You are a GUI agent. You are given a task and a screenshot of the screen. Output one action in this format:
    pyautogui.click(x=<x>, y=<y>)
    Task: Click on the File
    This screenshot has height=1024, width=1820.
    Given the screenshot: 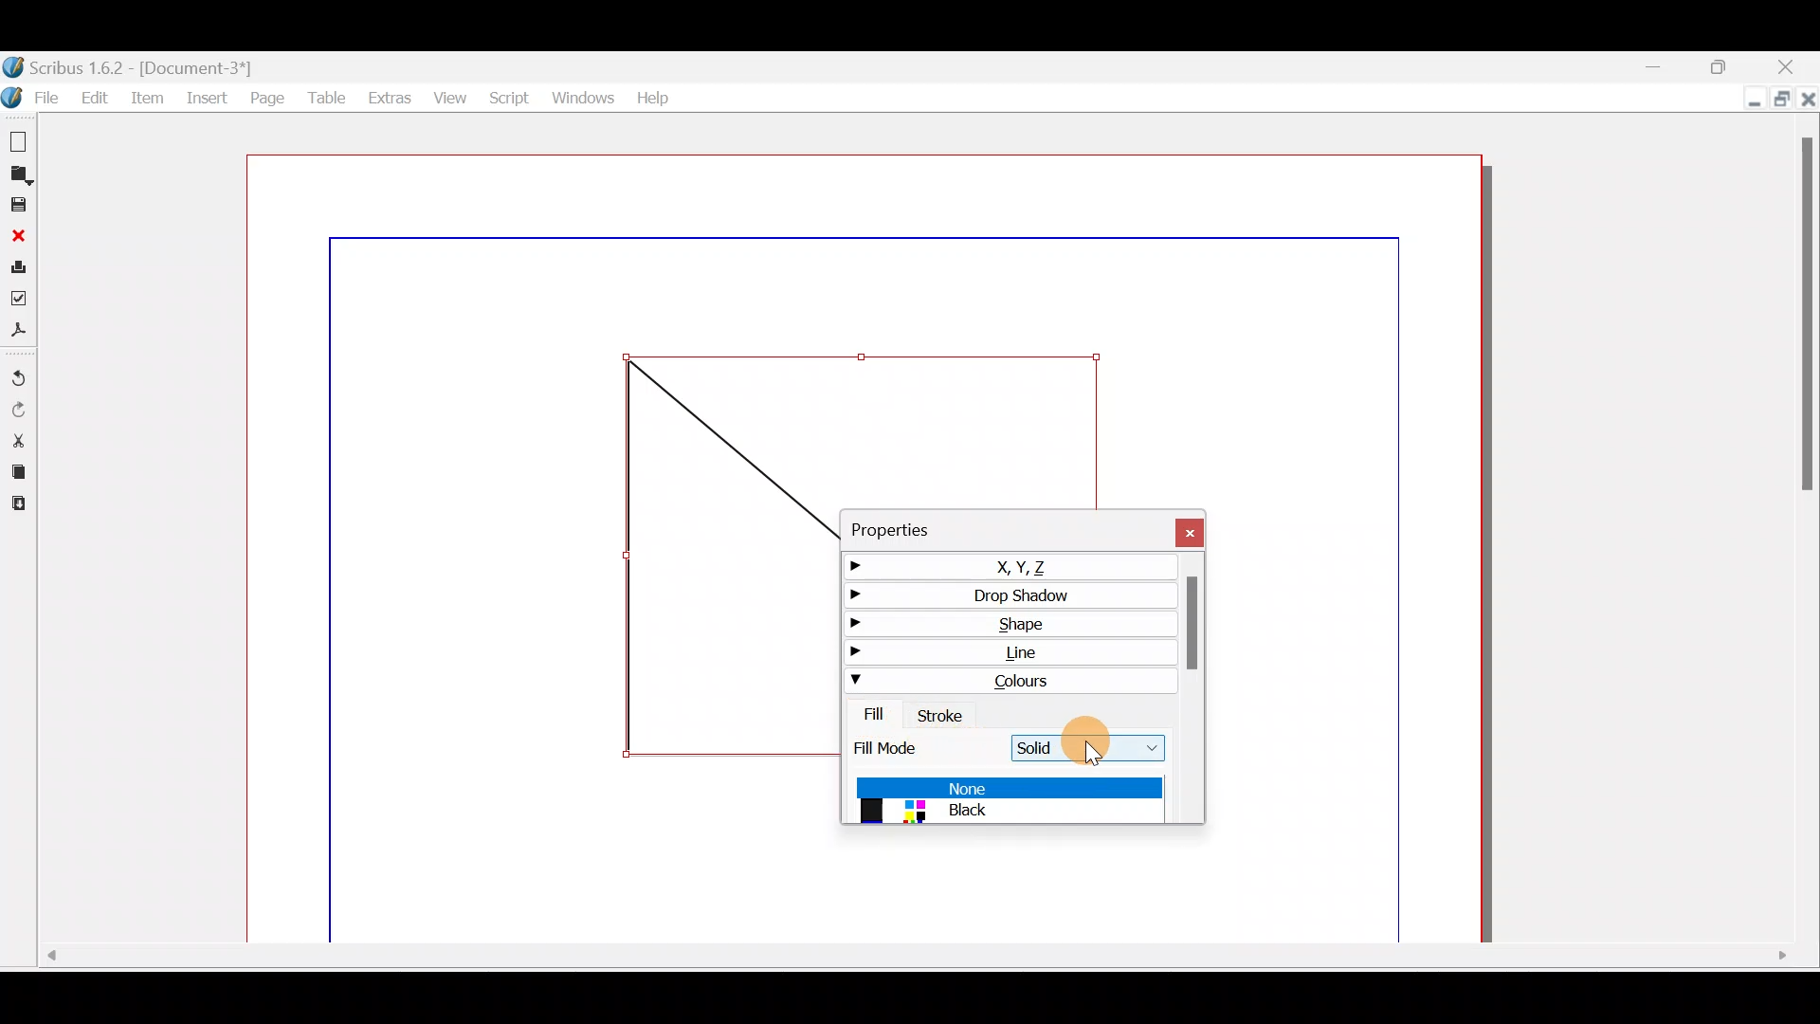 What is the action you would take?
    pyautogui.click(x=30, y=98)
    